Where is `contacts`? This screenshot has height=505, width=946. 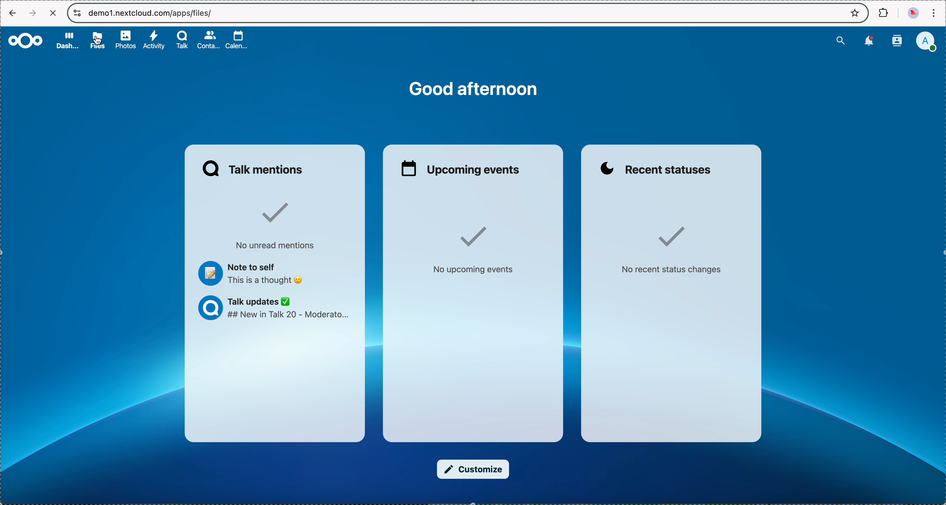
contacts is located at coordinates (205, 38).